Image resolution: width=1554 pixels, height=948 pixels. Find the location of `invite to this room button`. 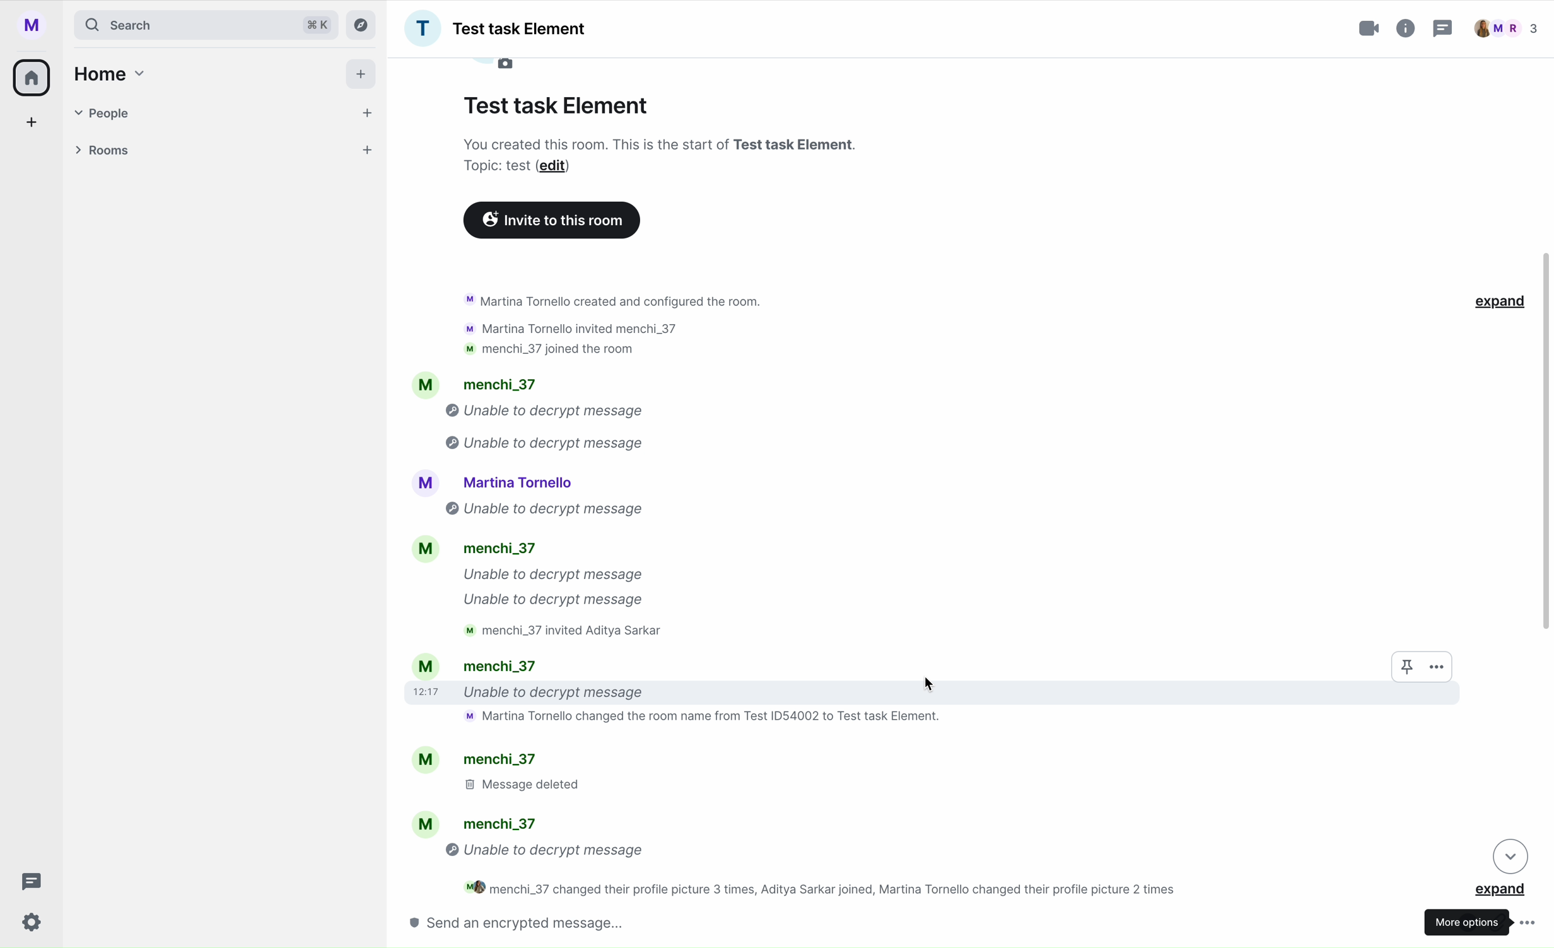

invite to this room button is located at coordinates (552, 221).